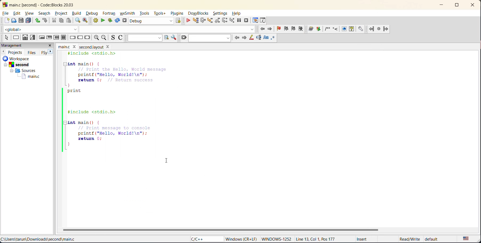  I want to click on next bookmark, so click(294, 29).